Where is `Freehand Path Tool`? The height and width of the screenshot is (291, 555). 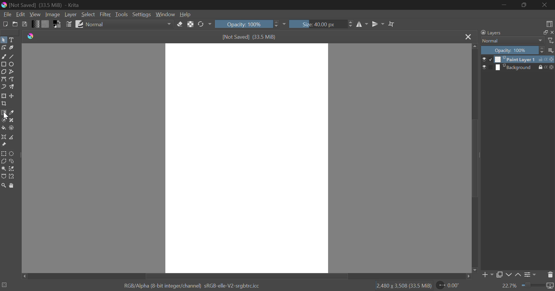
Freehand Path Tool is located at coordinates (13, 80).